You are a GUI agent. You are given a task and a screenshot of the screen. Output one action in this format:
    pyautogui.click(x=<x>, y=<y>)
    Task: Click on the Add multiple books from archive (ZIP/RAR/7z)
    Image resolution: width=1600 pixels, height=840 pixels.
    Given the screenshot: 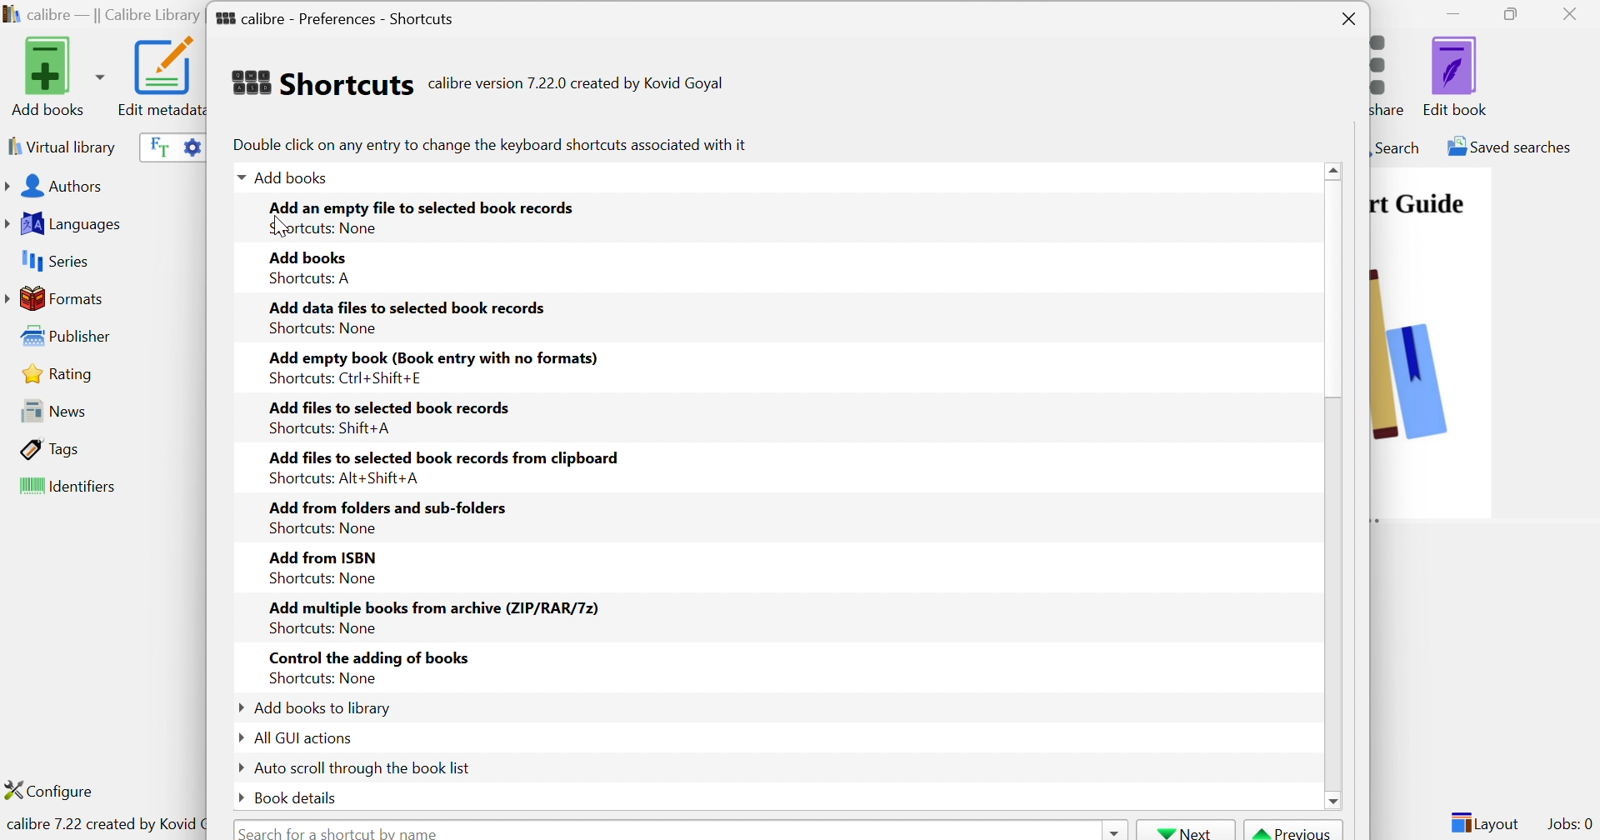 What is the action you would take?
    pyautogui.click(x=433, y=605)
    